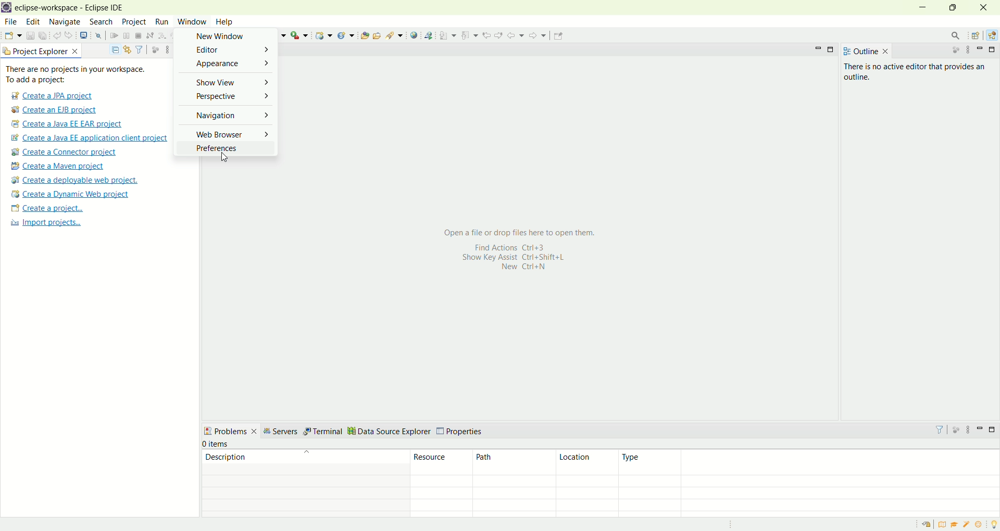 The image size is (1000, 531). What do you see at coordinates (55, 110) in the screenshot?
I see `create a EJB project` at bounding box center [55, 110].